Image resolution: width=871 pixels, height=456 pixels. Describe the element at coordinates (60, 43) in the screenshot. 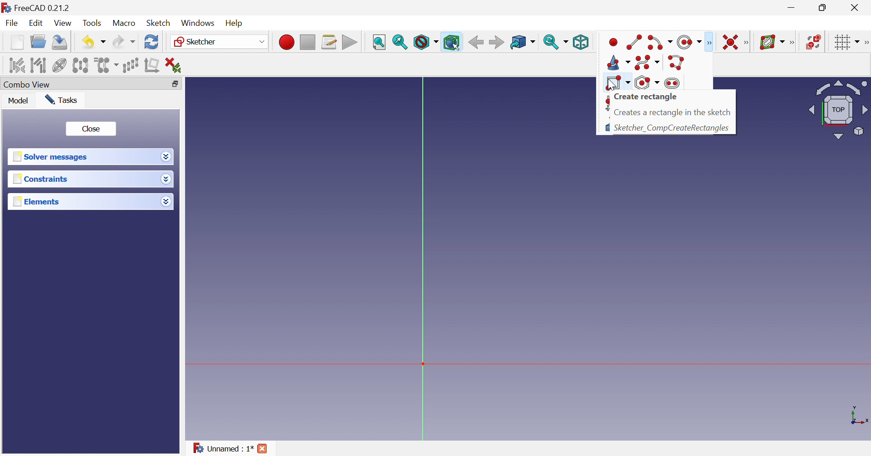

I see `Save` at that location.